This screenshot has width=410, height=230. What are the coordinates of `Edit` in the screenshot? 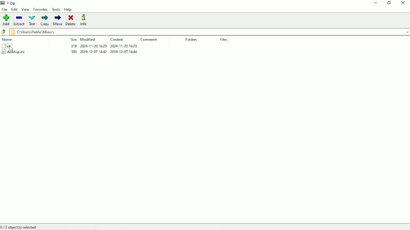 It's located at (14, 10).